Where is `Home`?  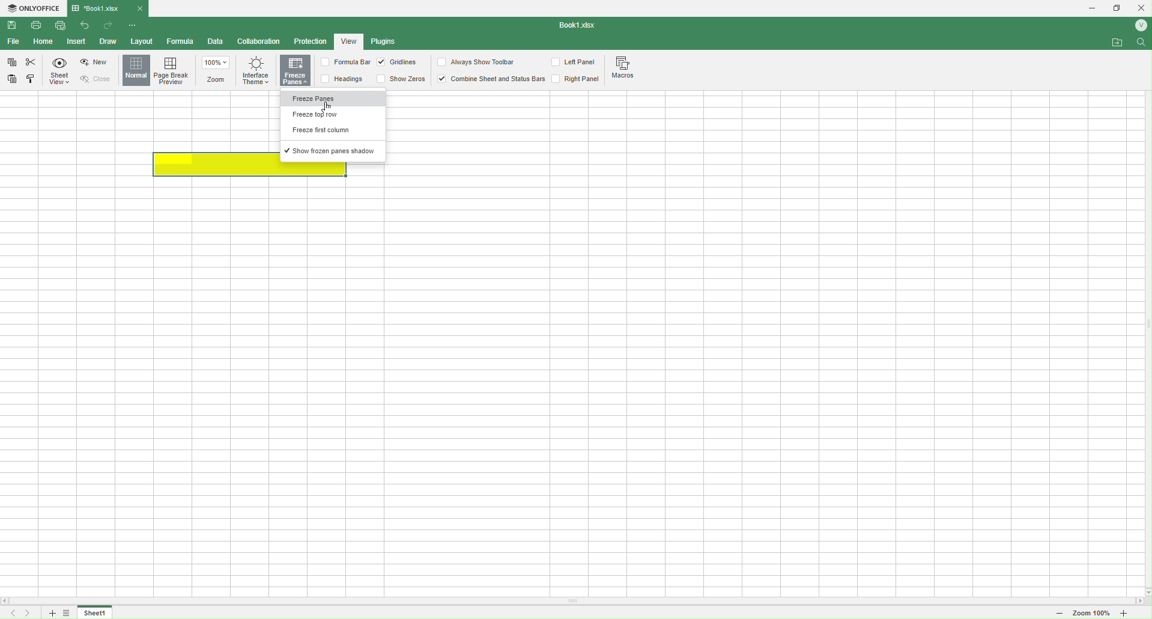 Home is located at coordinates (44, 42).